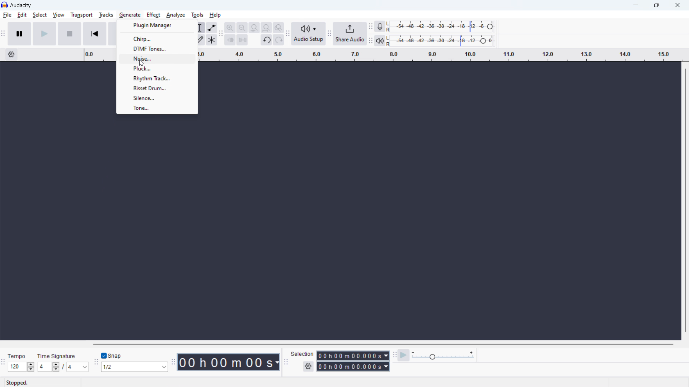  I want to click on Tempo, so click(18, 356).